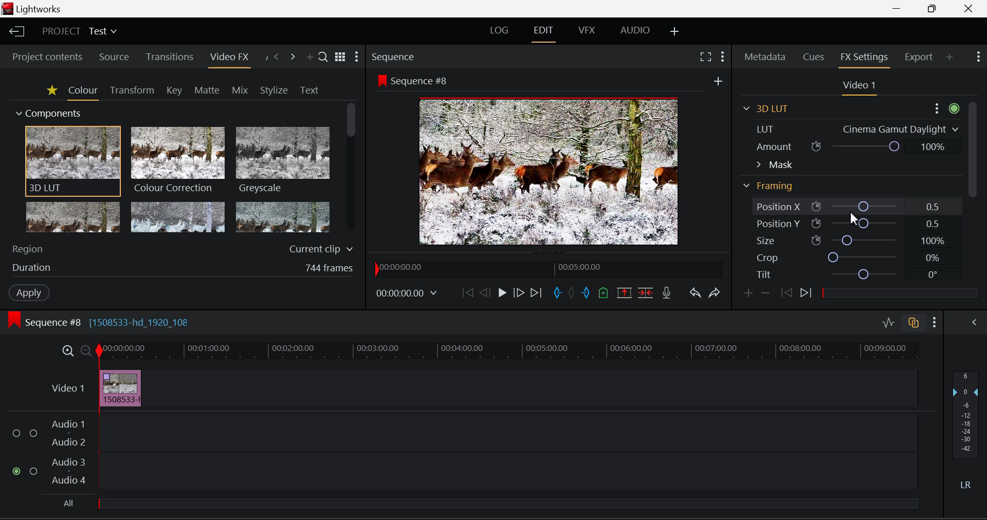  Describe the element at coordinates (934, 322) in the screenshot. I see `Show Settings` at that location.